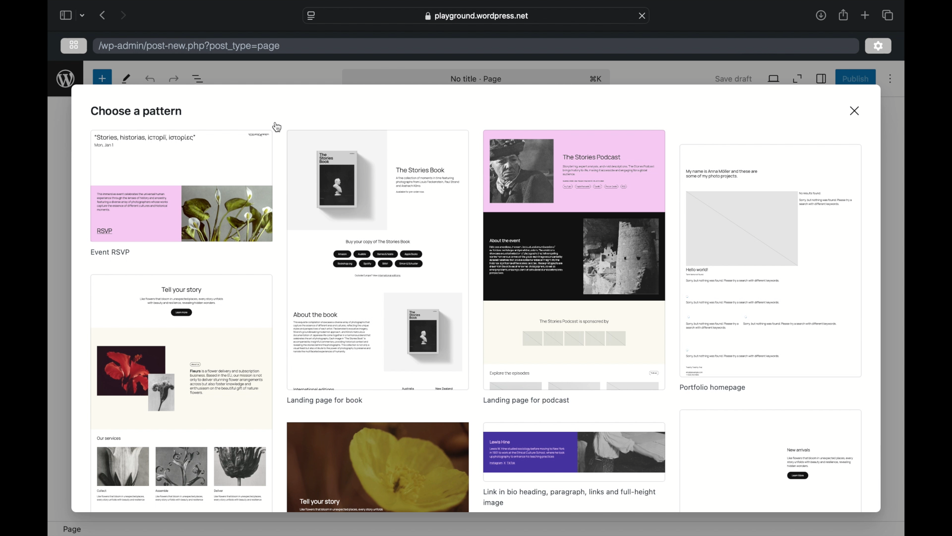  Describe the element at coordinates (773, 78) in the screenshot. I see `view` at that location.